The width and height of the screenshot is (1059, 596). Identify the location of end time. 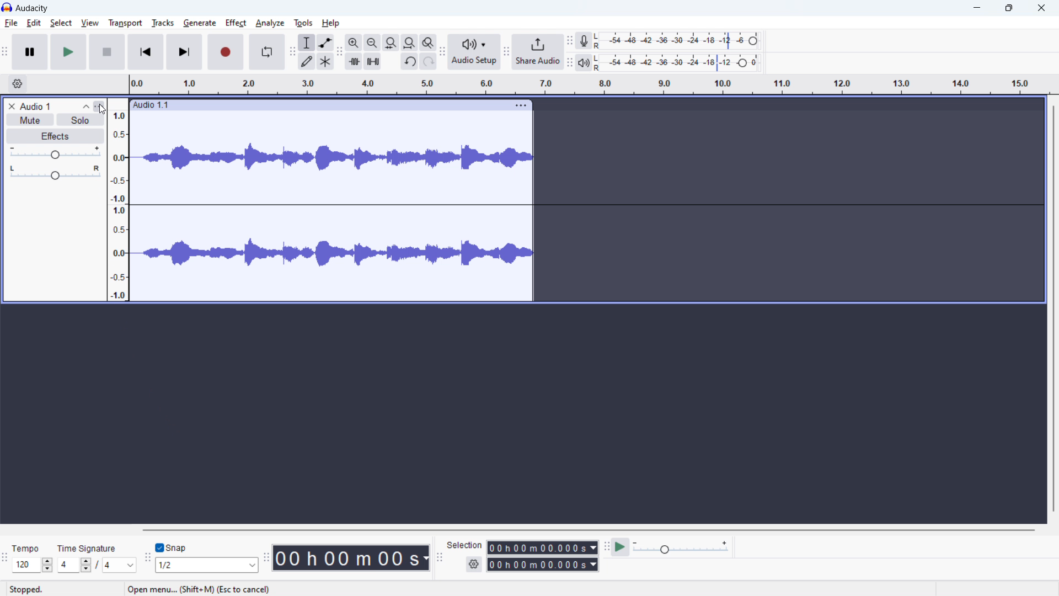
(543, 565).